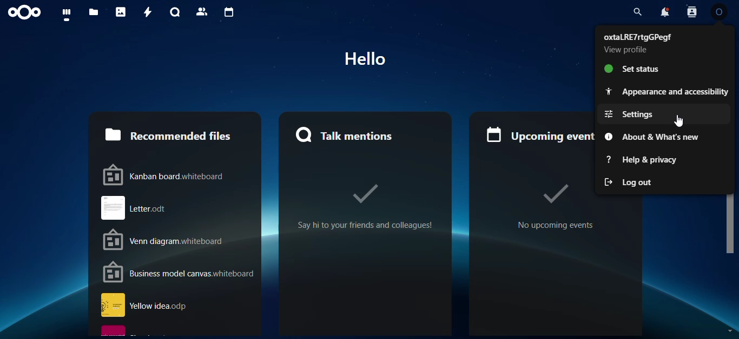 The height and width of the screenshot is (339, 739). Describe the element at coordinates (556, 225) in the screenshot. I see `no upcoming events` at that location.